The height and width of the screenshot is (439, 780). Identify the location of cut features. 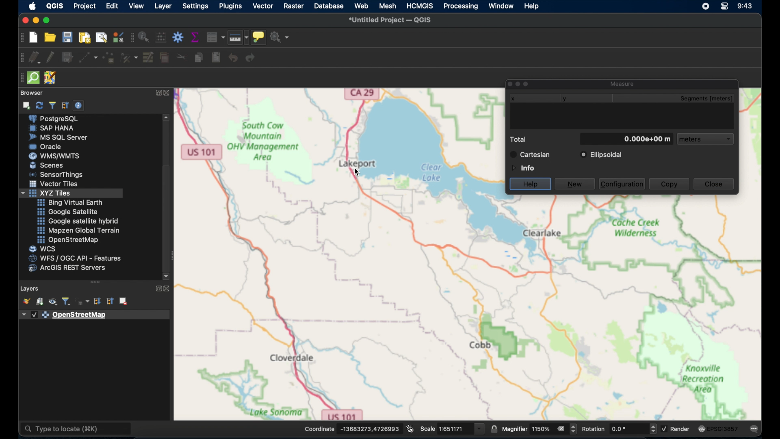
(180, 57).